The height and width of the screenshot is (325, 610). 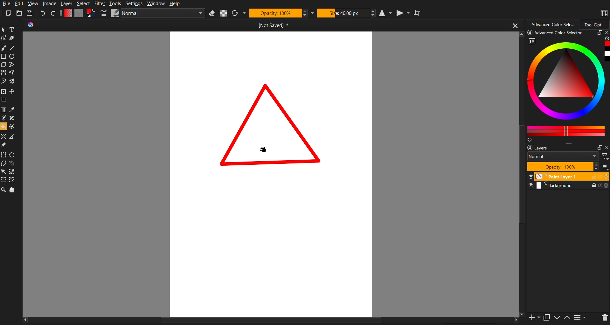 I want to click on move layer up, so click(x=567, y=318).